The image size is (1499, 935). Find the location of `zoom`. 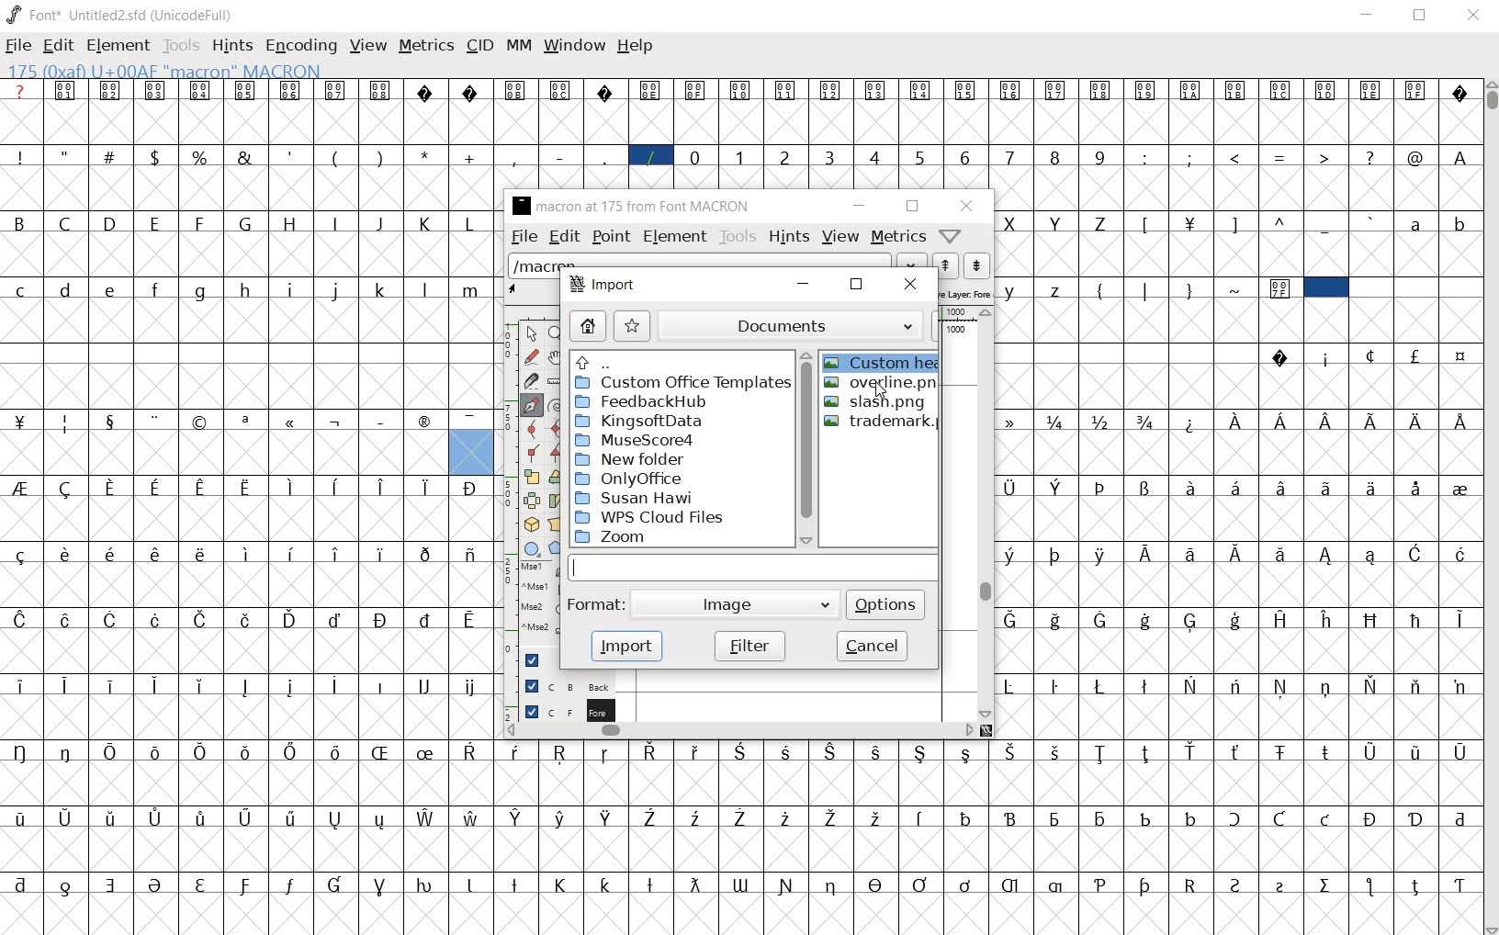

zoom is located at coordinates (679, 538).